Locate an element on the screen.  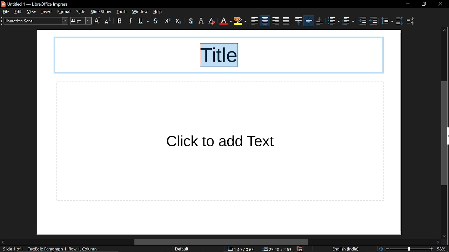
horizontal scrollbar is located at coordinates (221, 242).